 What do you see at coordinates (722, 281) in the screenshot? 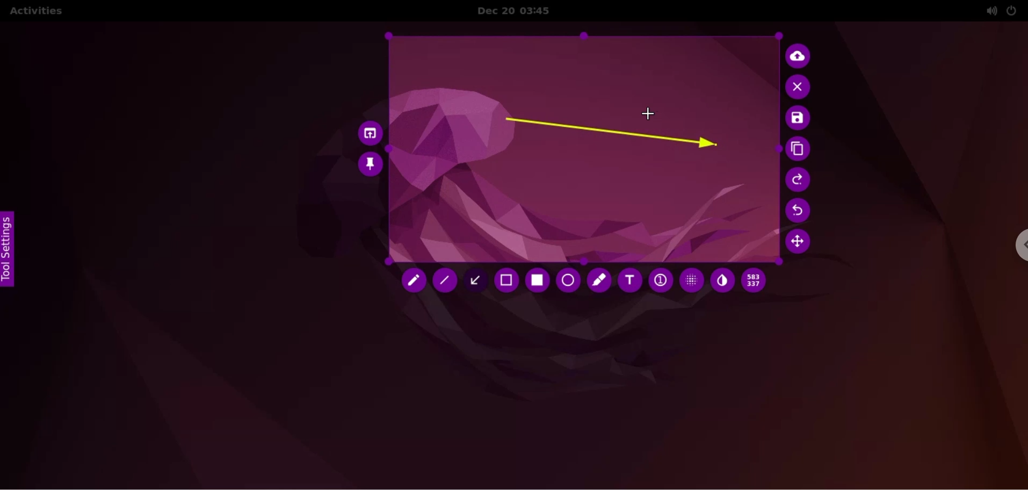
I see `inverter tool` at bounding box center [722, 281].